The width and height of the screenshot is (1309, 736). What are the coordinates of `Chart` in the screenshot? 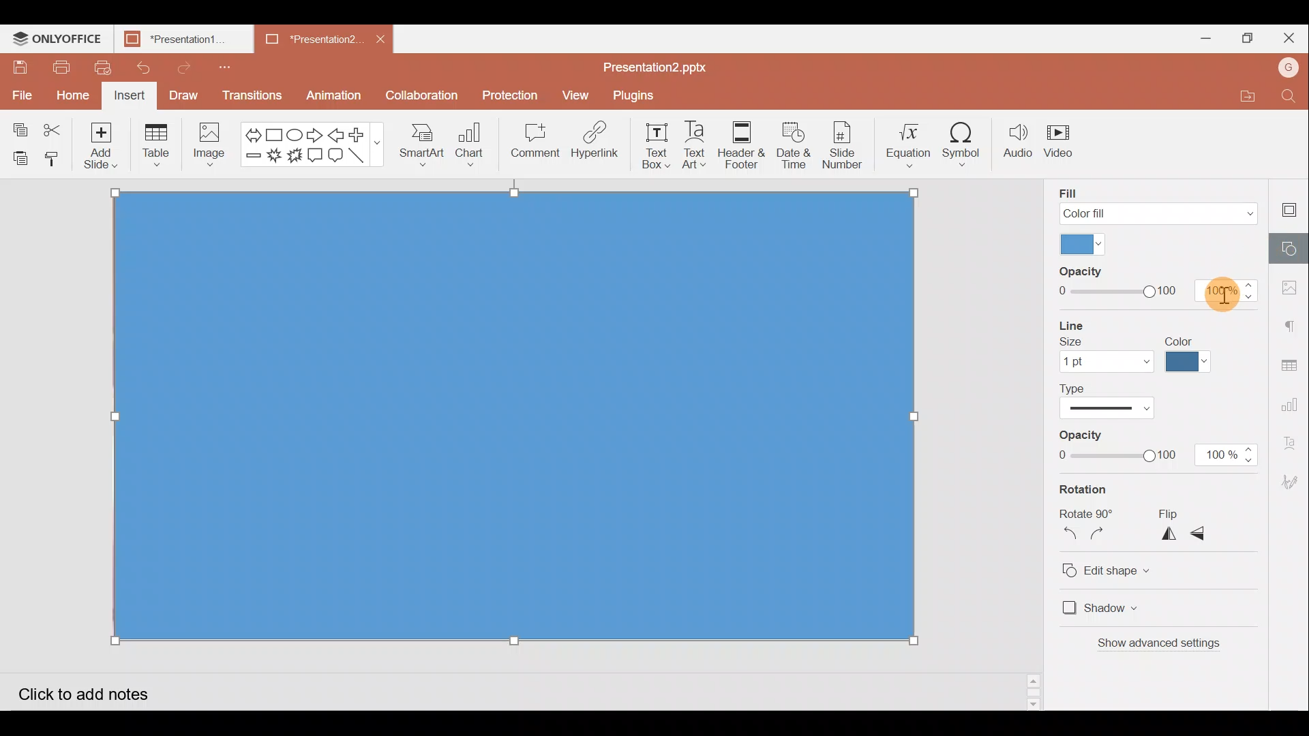 It's located at (468, 147).